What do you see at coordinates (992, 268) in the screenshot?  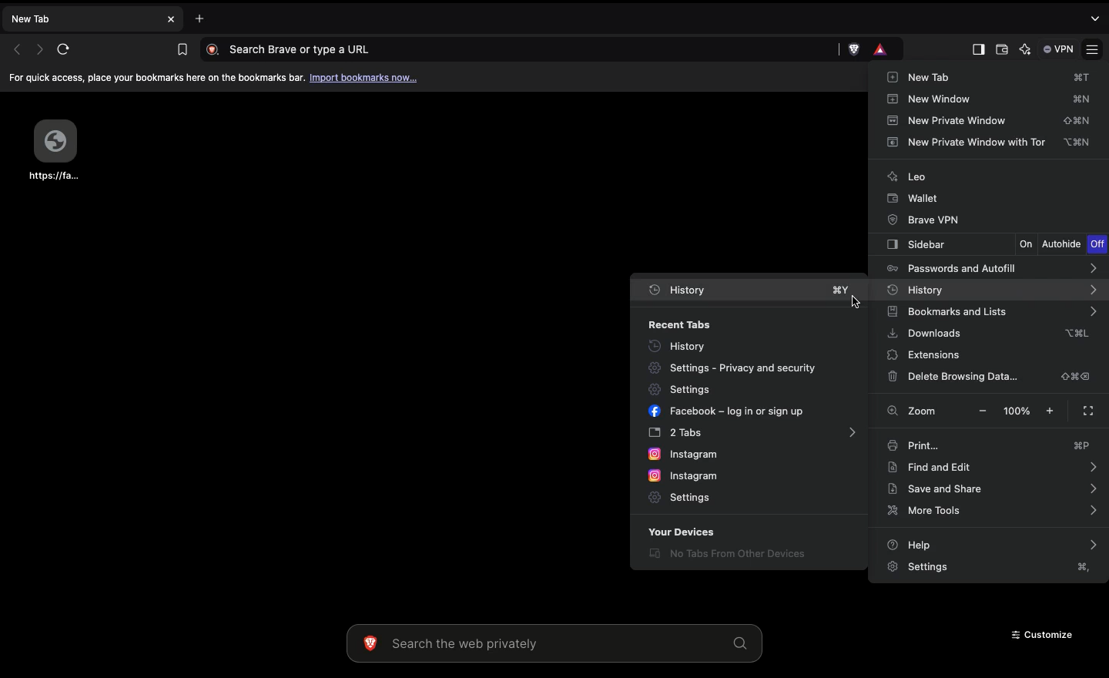 I see `Passwords and autofill` at bounding box center [992, 268].